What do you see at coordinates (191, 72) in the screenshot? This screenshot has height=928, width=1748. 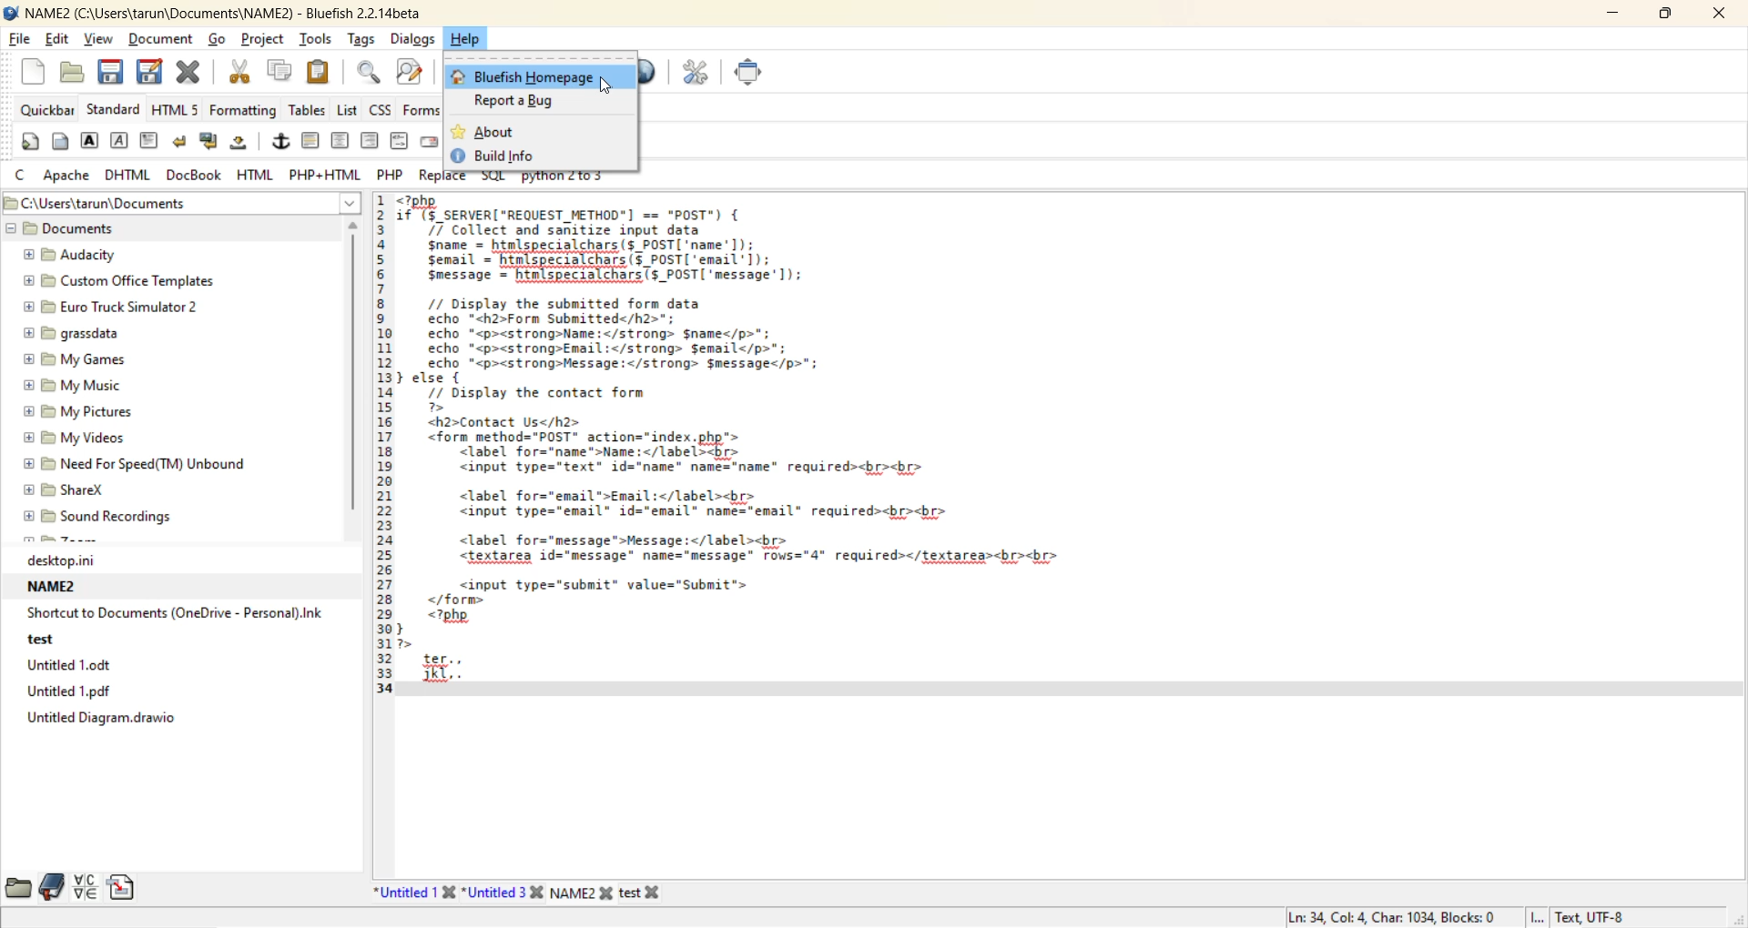 I see `close file` at bounding box center [191, 72].